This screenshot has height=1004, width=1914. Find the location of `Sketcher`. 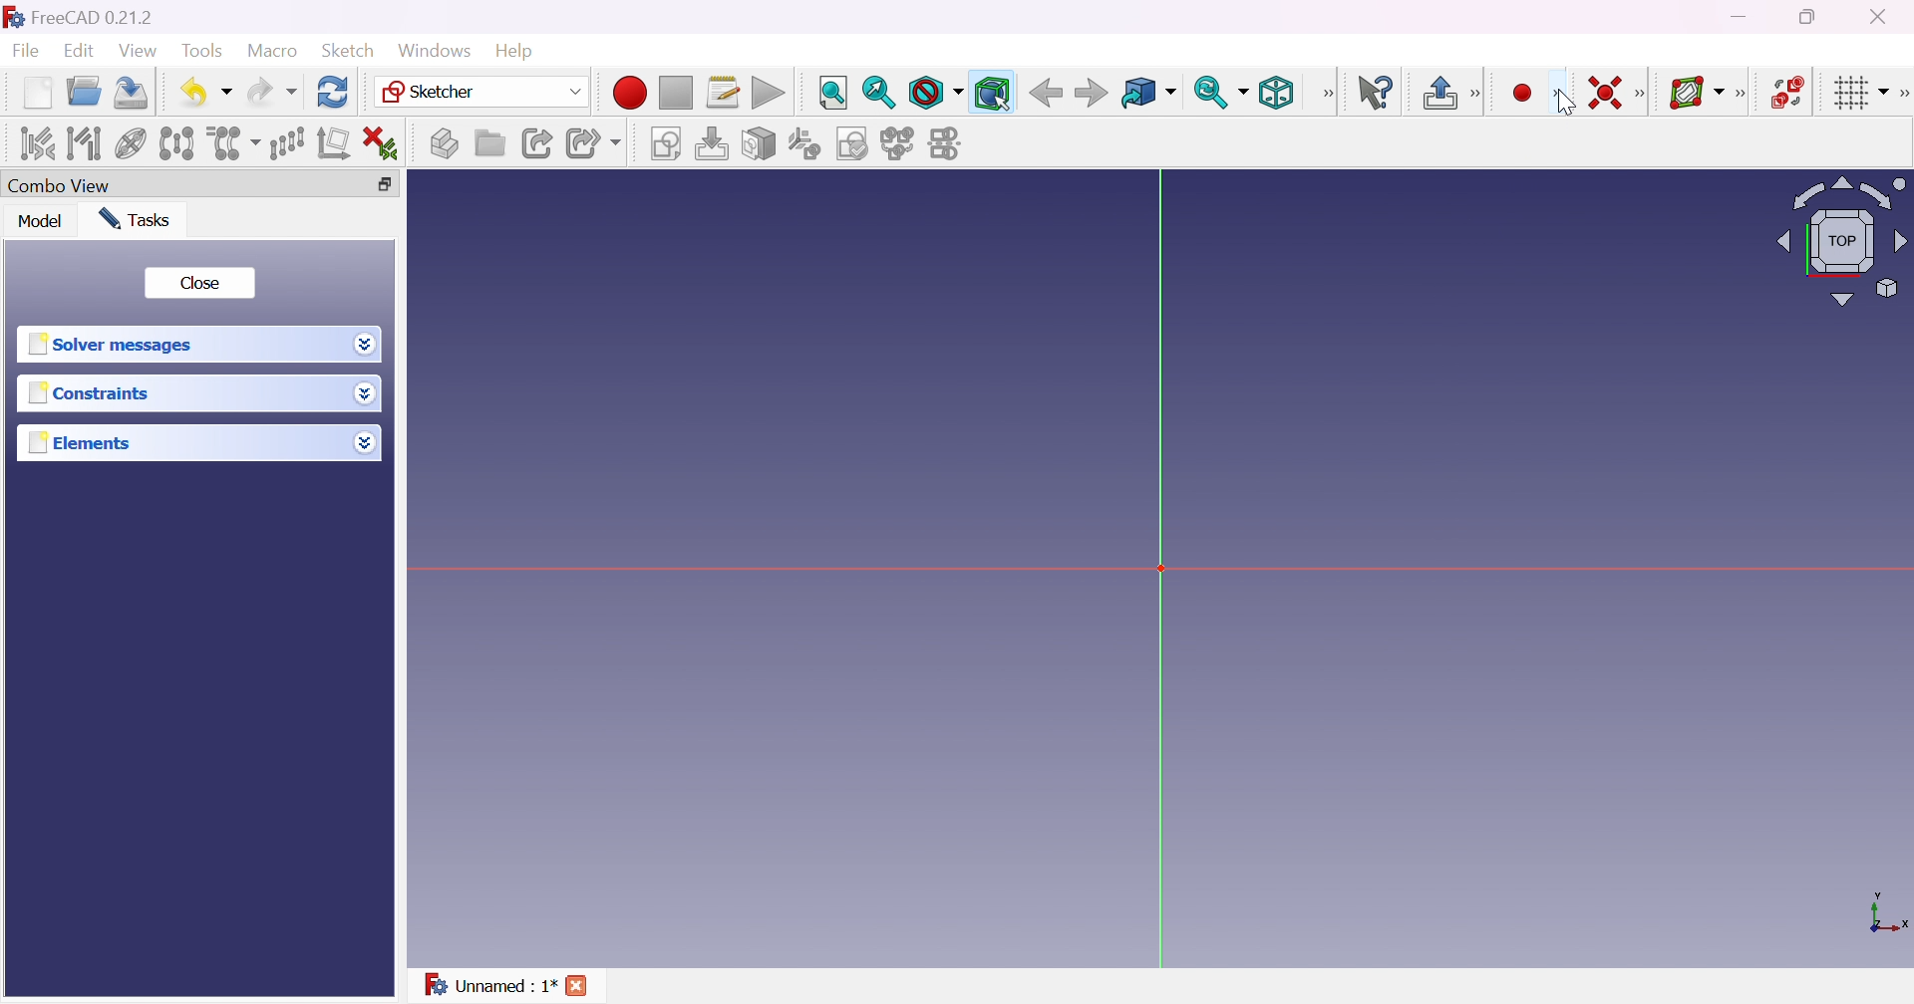

Sketcher is located at coordinates (484, 90).